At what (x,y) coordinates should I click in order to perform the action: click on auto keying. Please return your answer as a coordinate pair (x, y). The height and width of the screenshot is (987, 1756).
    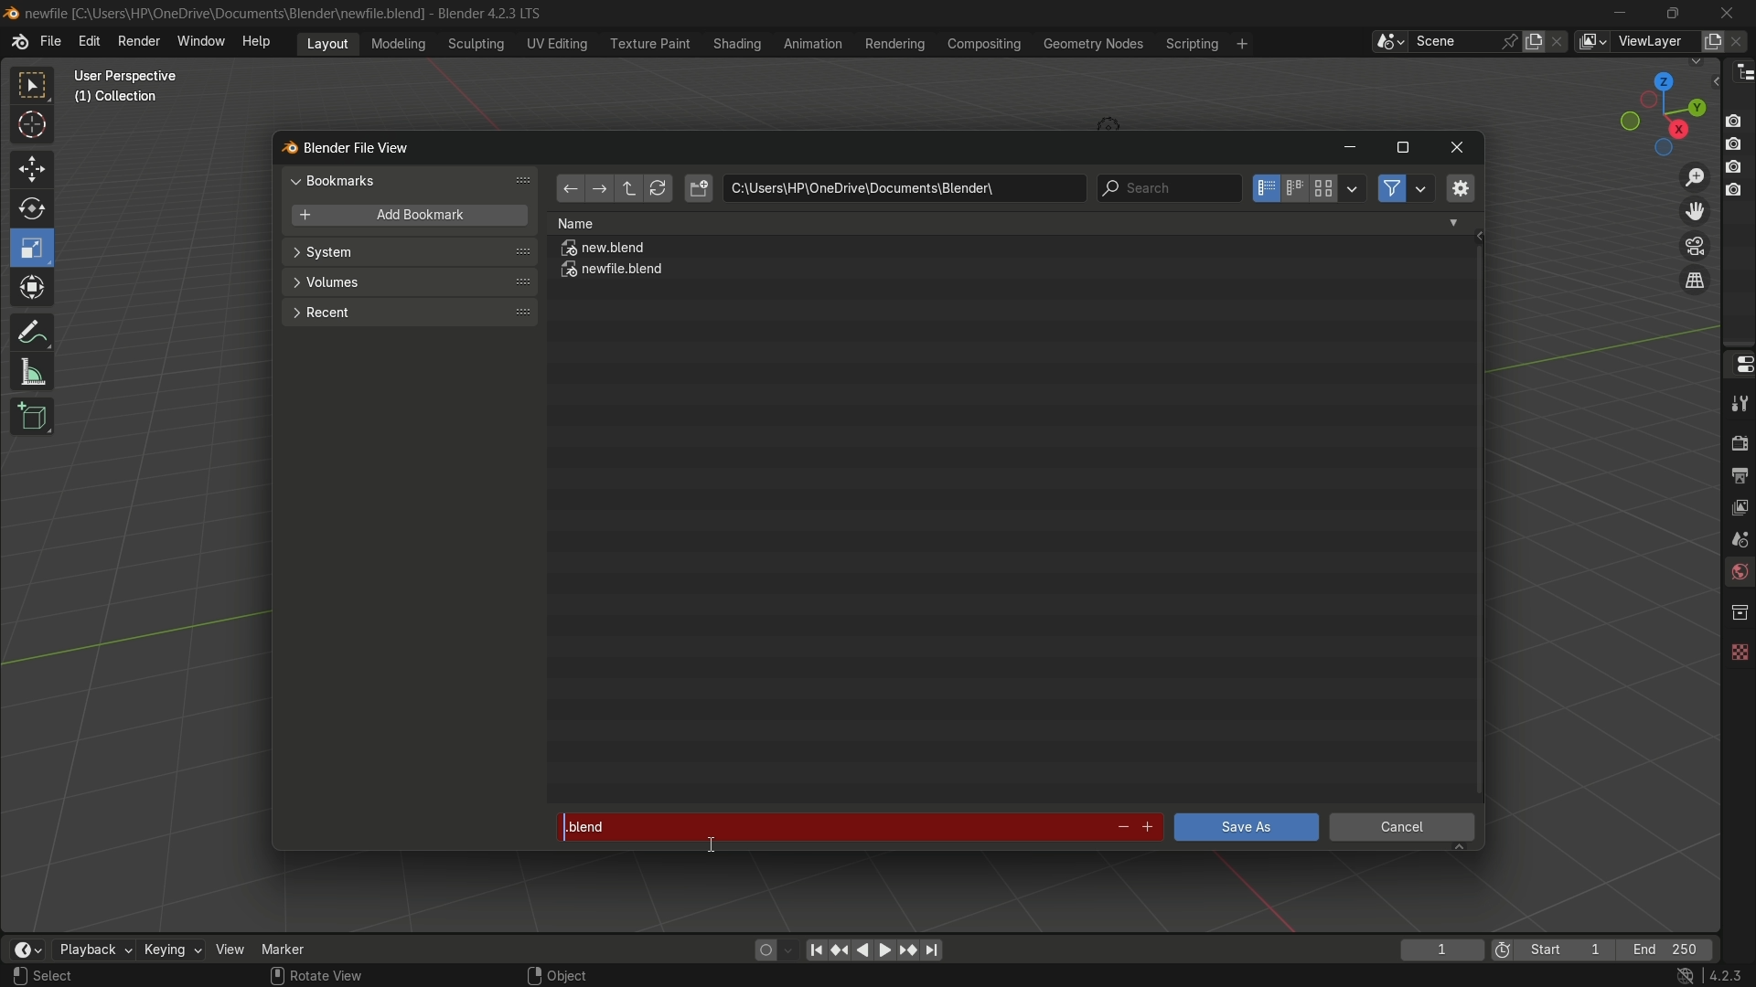
    Looking at the image, I should click on (761, 949).